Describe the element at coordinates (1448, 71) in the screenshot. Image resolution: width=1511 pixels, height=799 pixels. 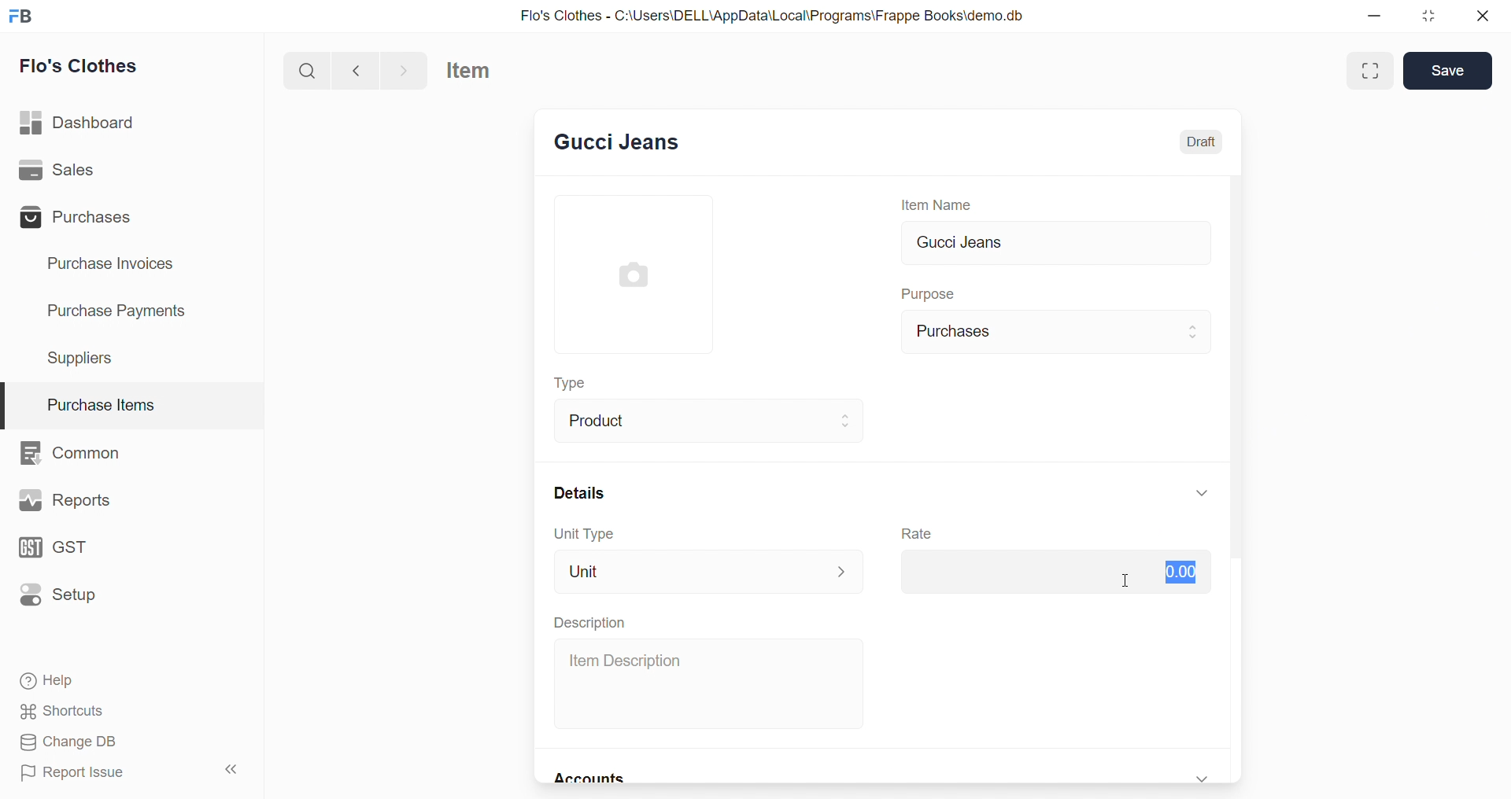
I see `Save` at that location.